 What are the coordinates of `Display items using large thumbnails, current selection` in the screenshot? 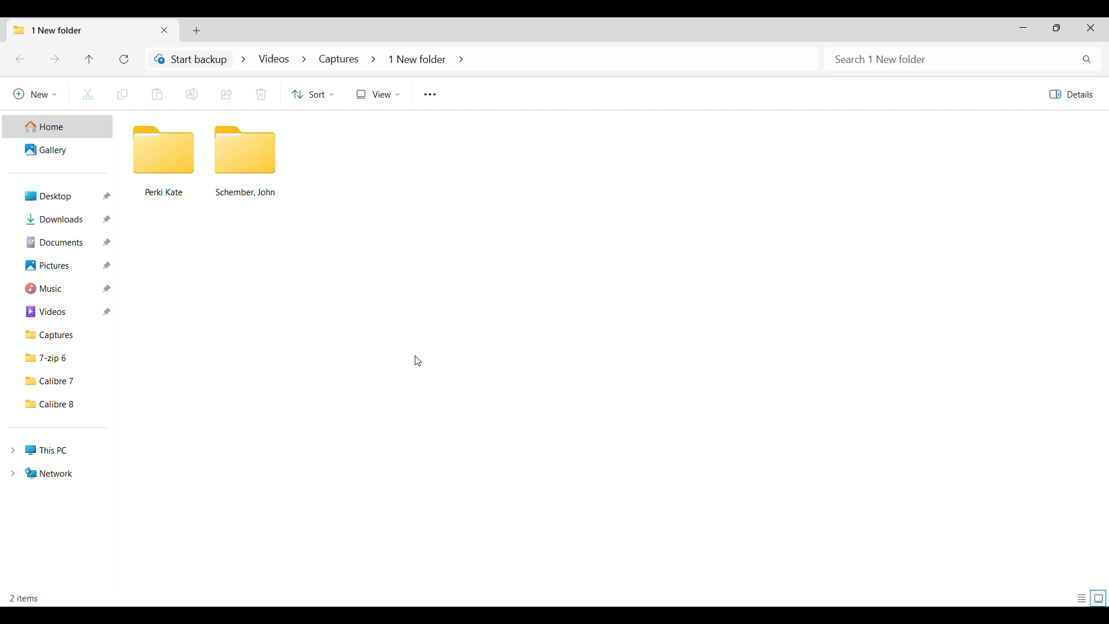 It's located at (1099, 598).